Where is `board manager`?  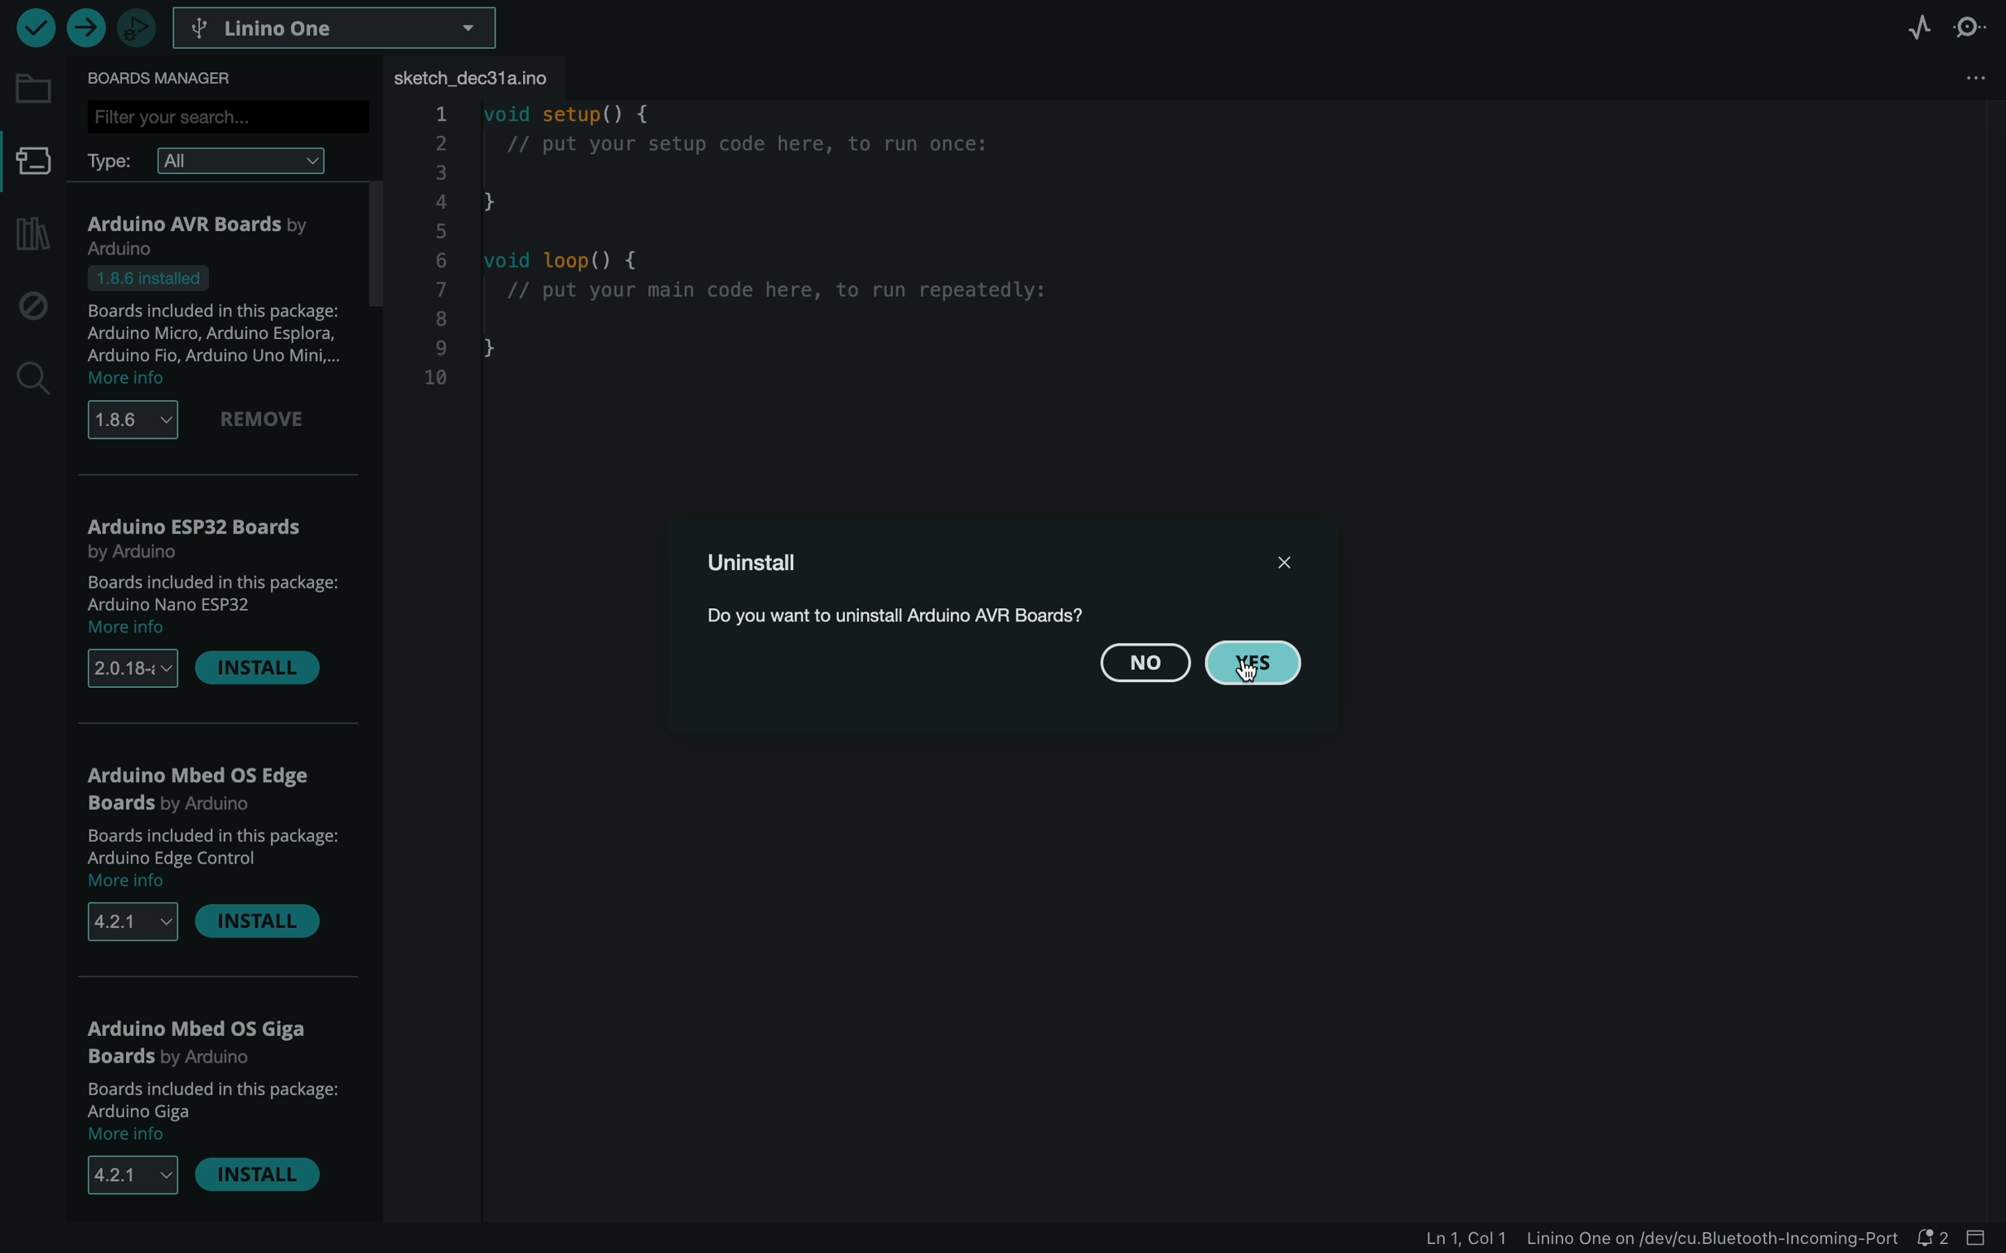
board manager is located at coordinates (167, 76).